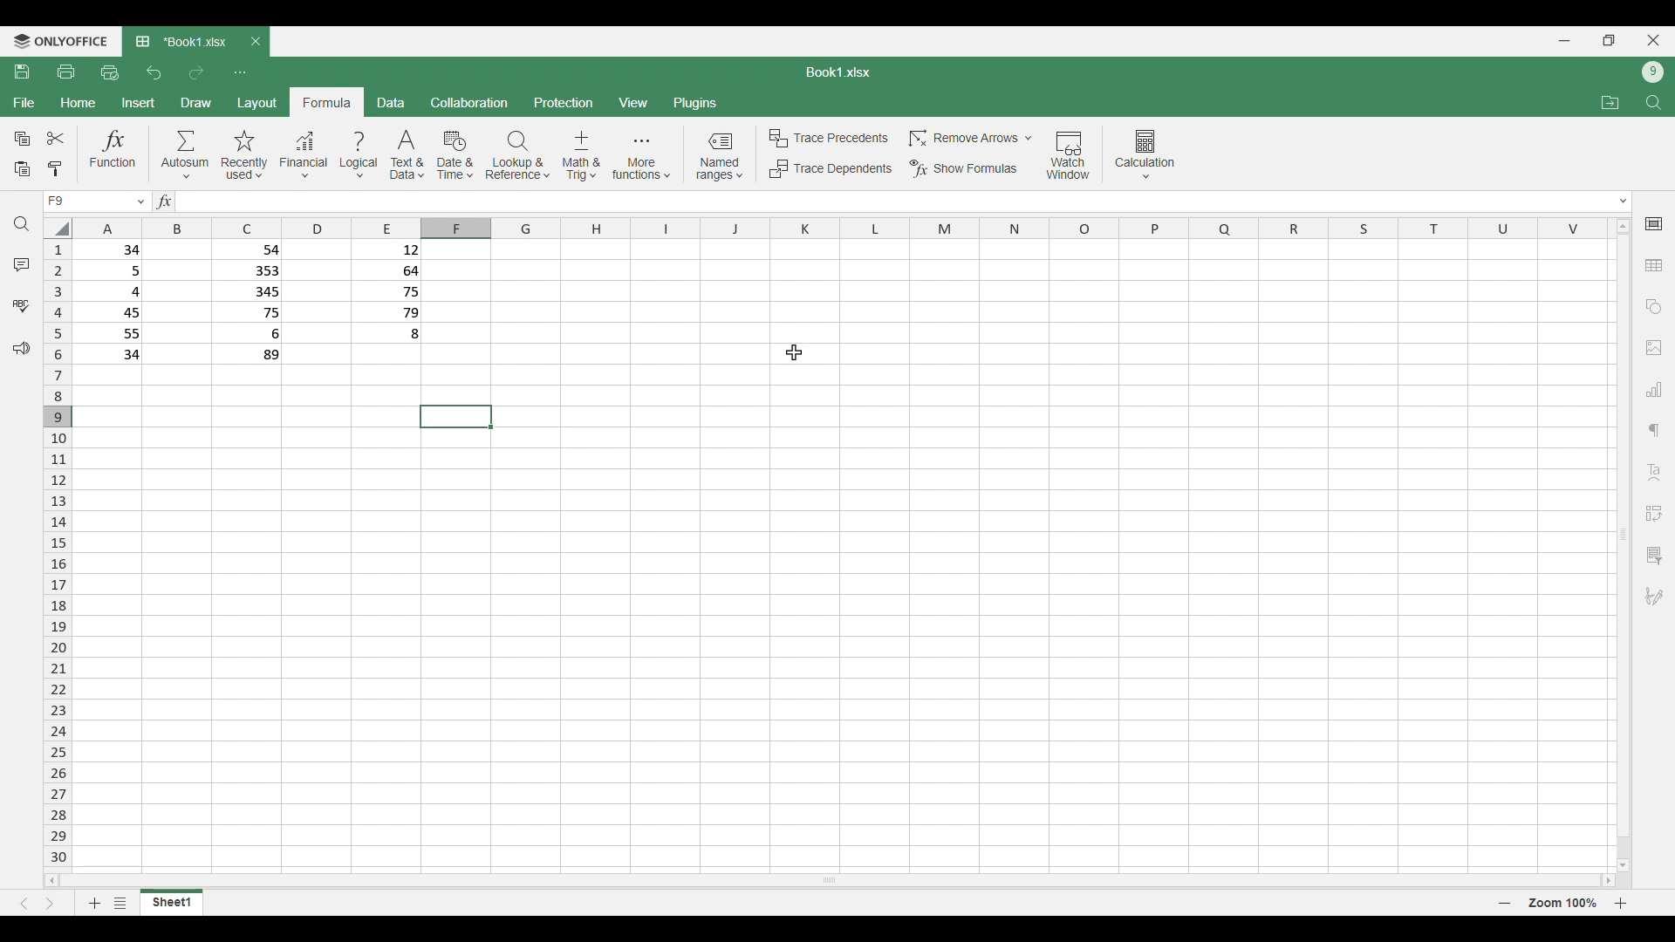 This screenshot has width=1675, height=942. Describe the element at coordinates (1654, 348) in the screenshot. I see `Insert images` at that location.